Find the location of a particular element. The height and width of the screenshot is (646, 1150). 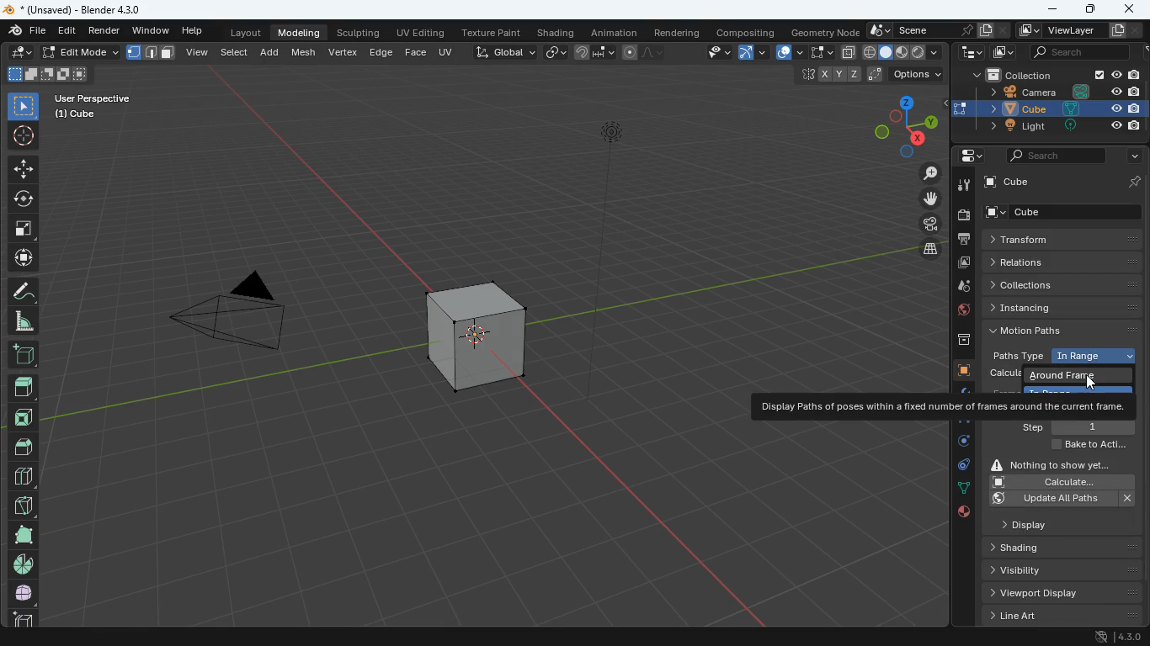

search is located at coordinates (1073, 53).